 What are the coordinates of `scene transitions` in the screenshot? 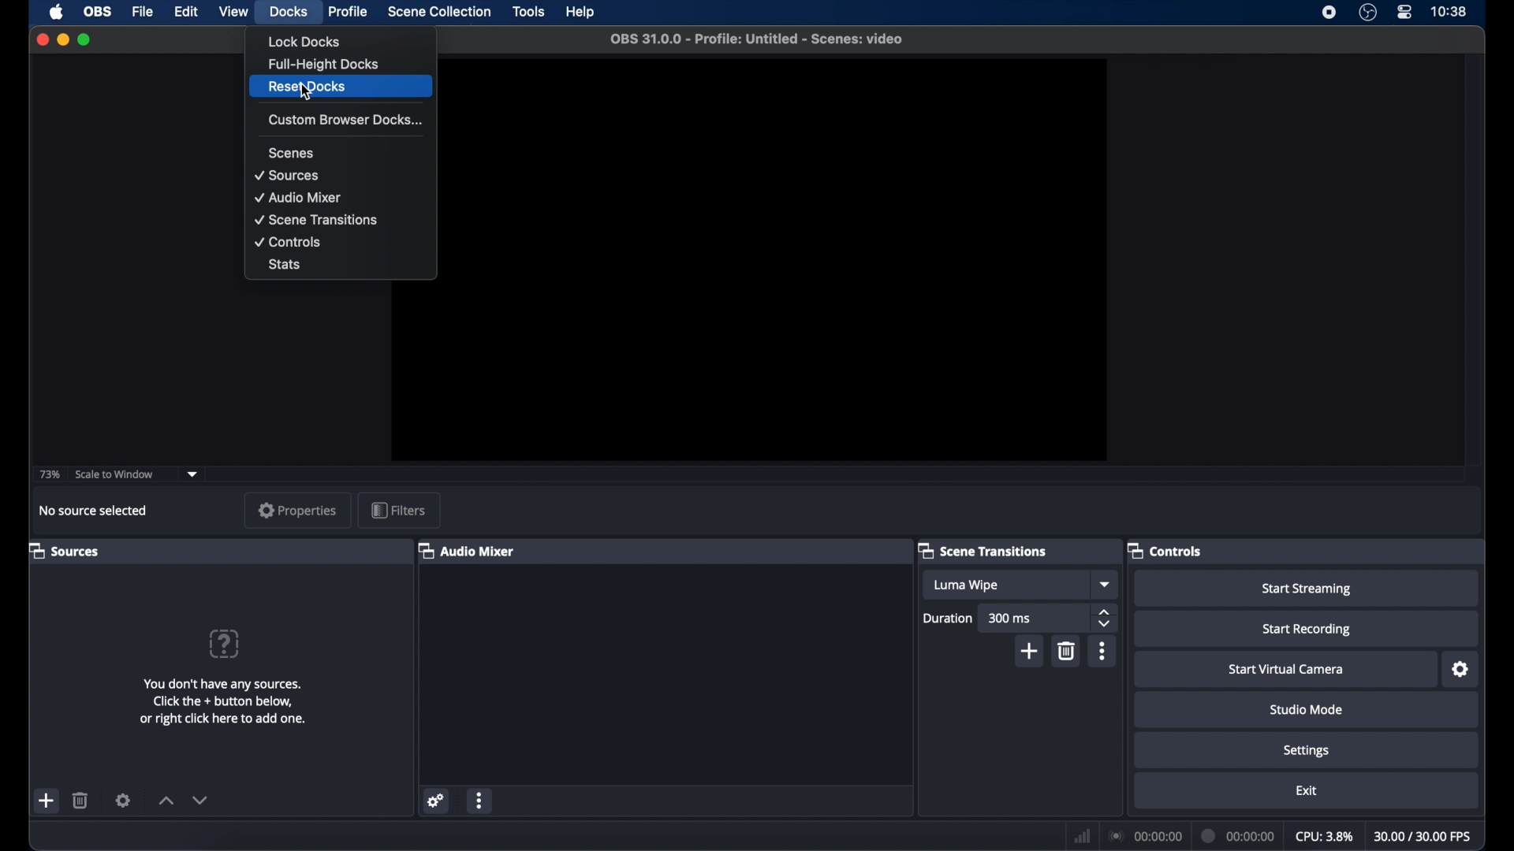 It's located at (983, 550).